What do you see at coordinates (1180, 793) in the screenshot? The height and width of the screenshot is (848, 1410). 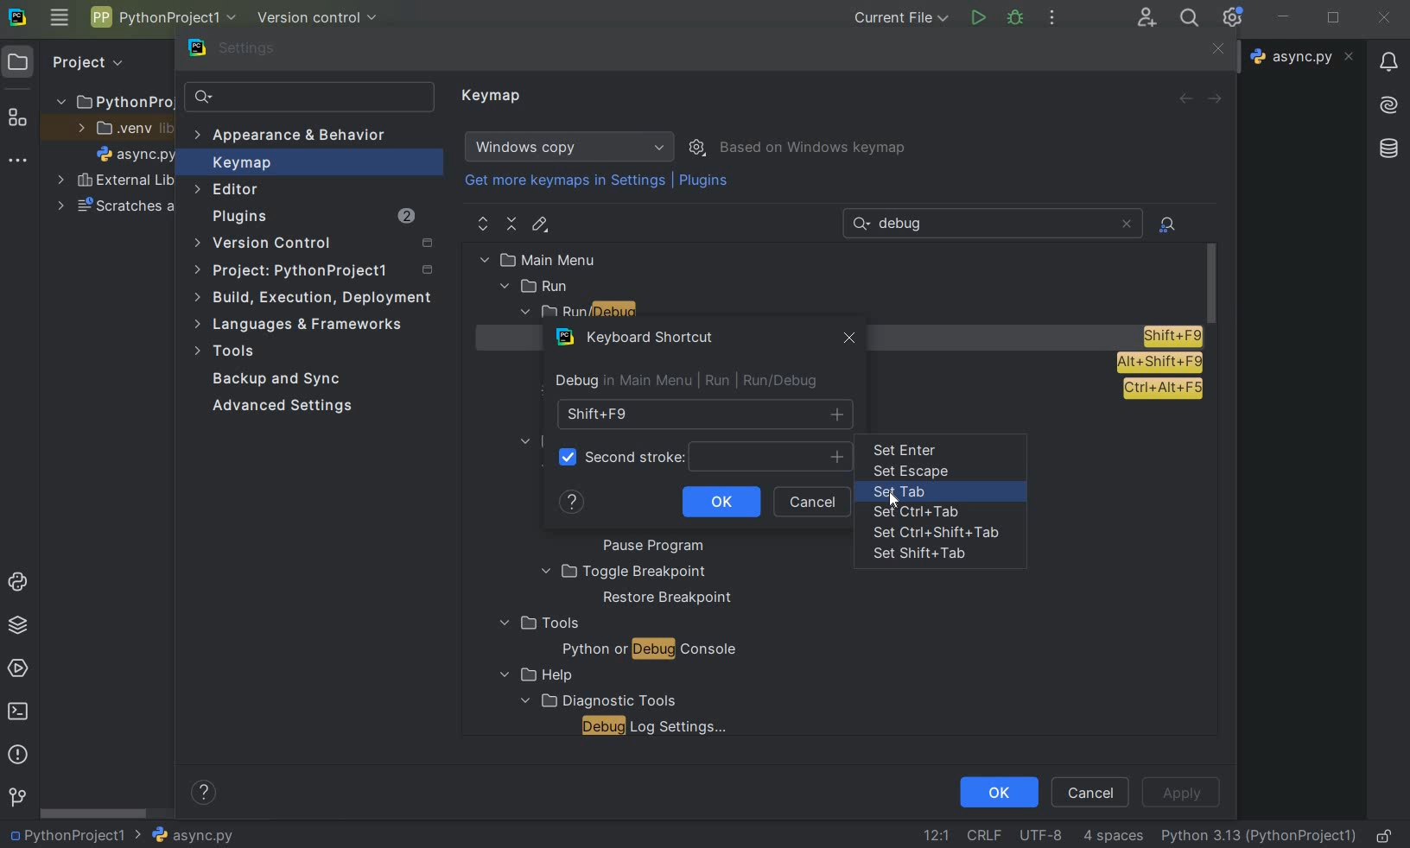 I see `apply` at bounding box center [1180, 793].